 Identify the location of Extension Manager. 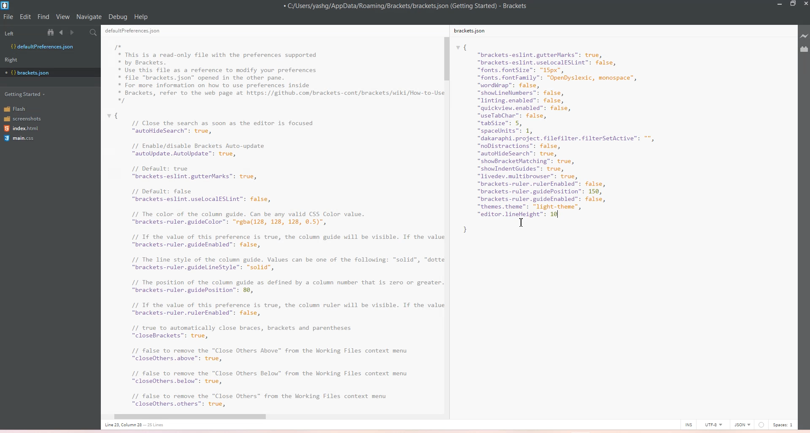
(804, 49).